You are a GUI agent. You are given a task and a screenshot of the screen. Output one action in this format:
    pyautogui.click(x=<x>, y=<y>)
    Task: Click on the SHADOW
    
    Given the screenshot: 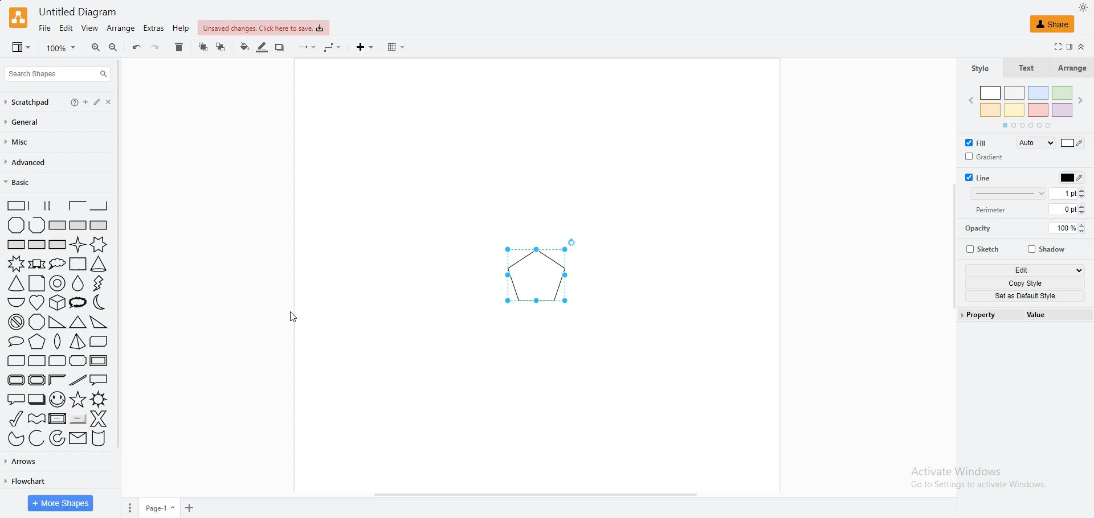 What is the action you would take?
    pyautogui.click(x=281, y=48)
    